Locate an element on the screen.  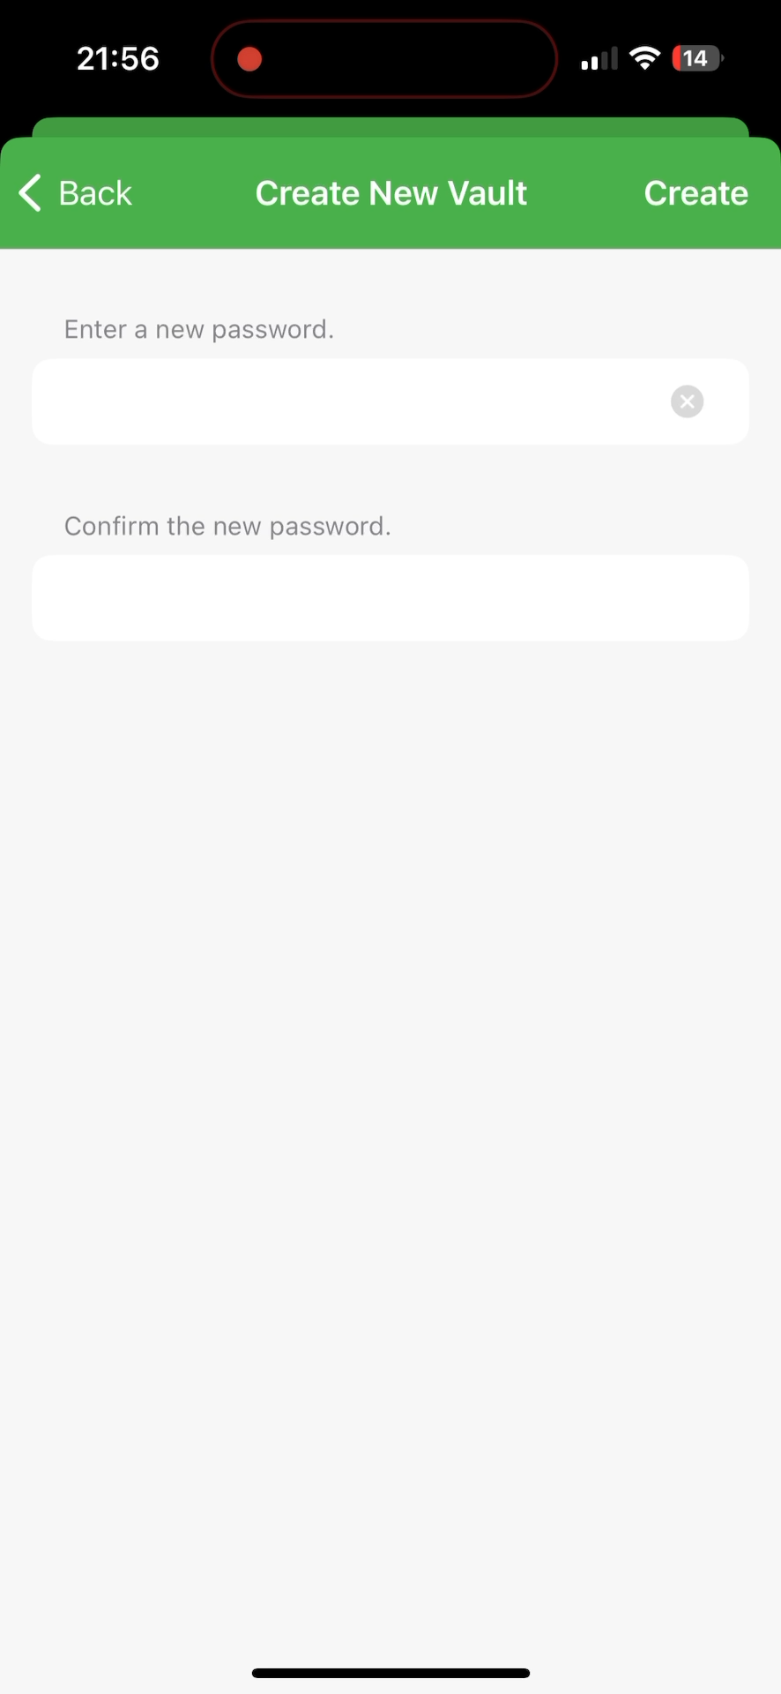
wi-fi is located at coordinates (646, 65).